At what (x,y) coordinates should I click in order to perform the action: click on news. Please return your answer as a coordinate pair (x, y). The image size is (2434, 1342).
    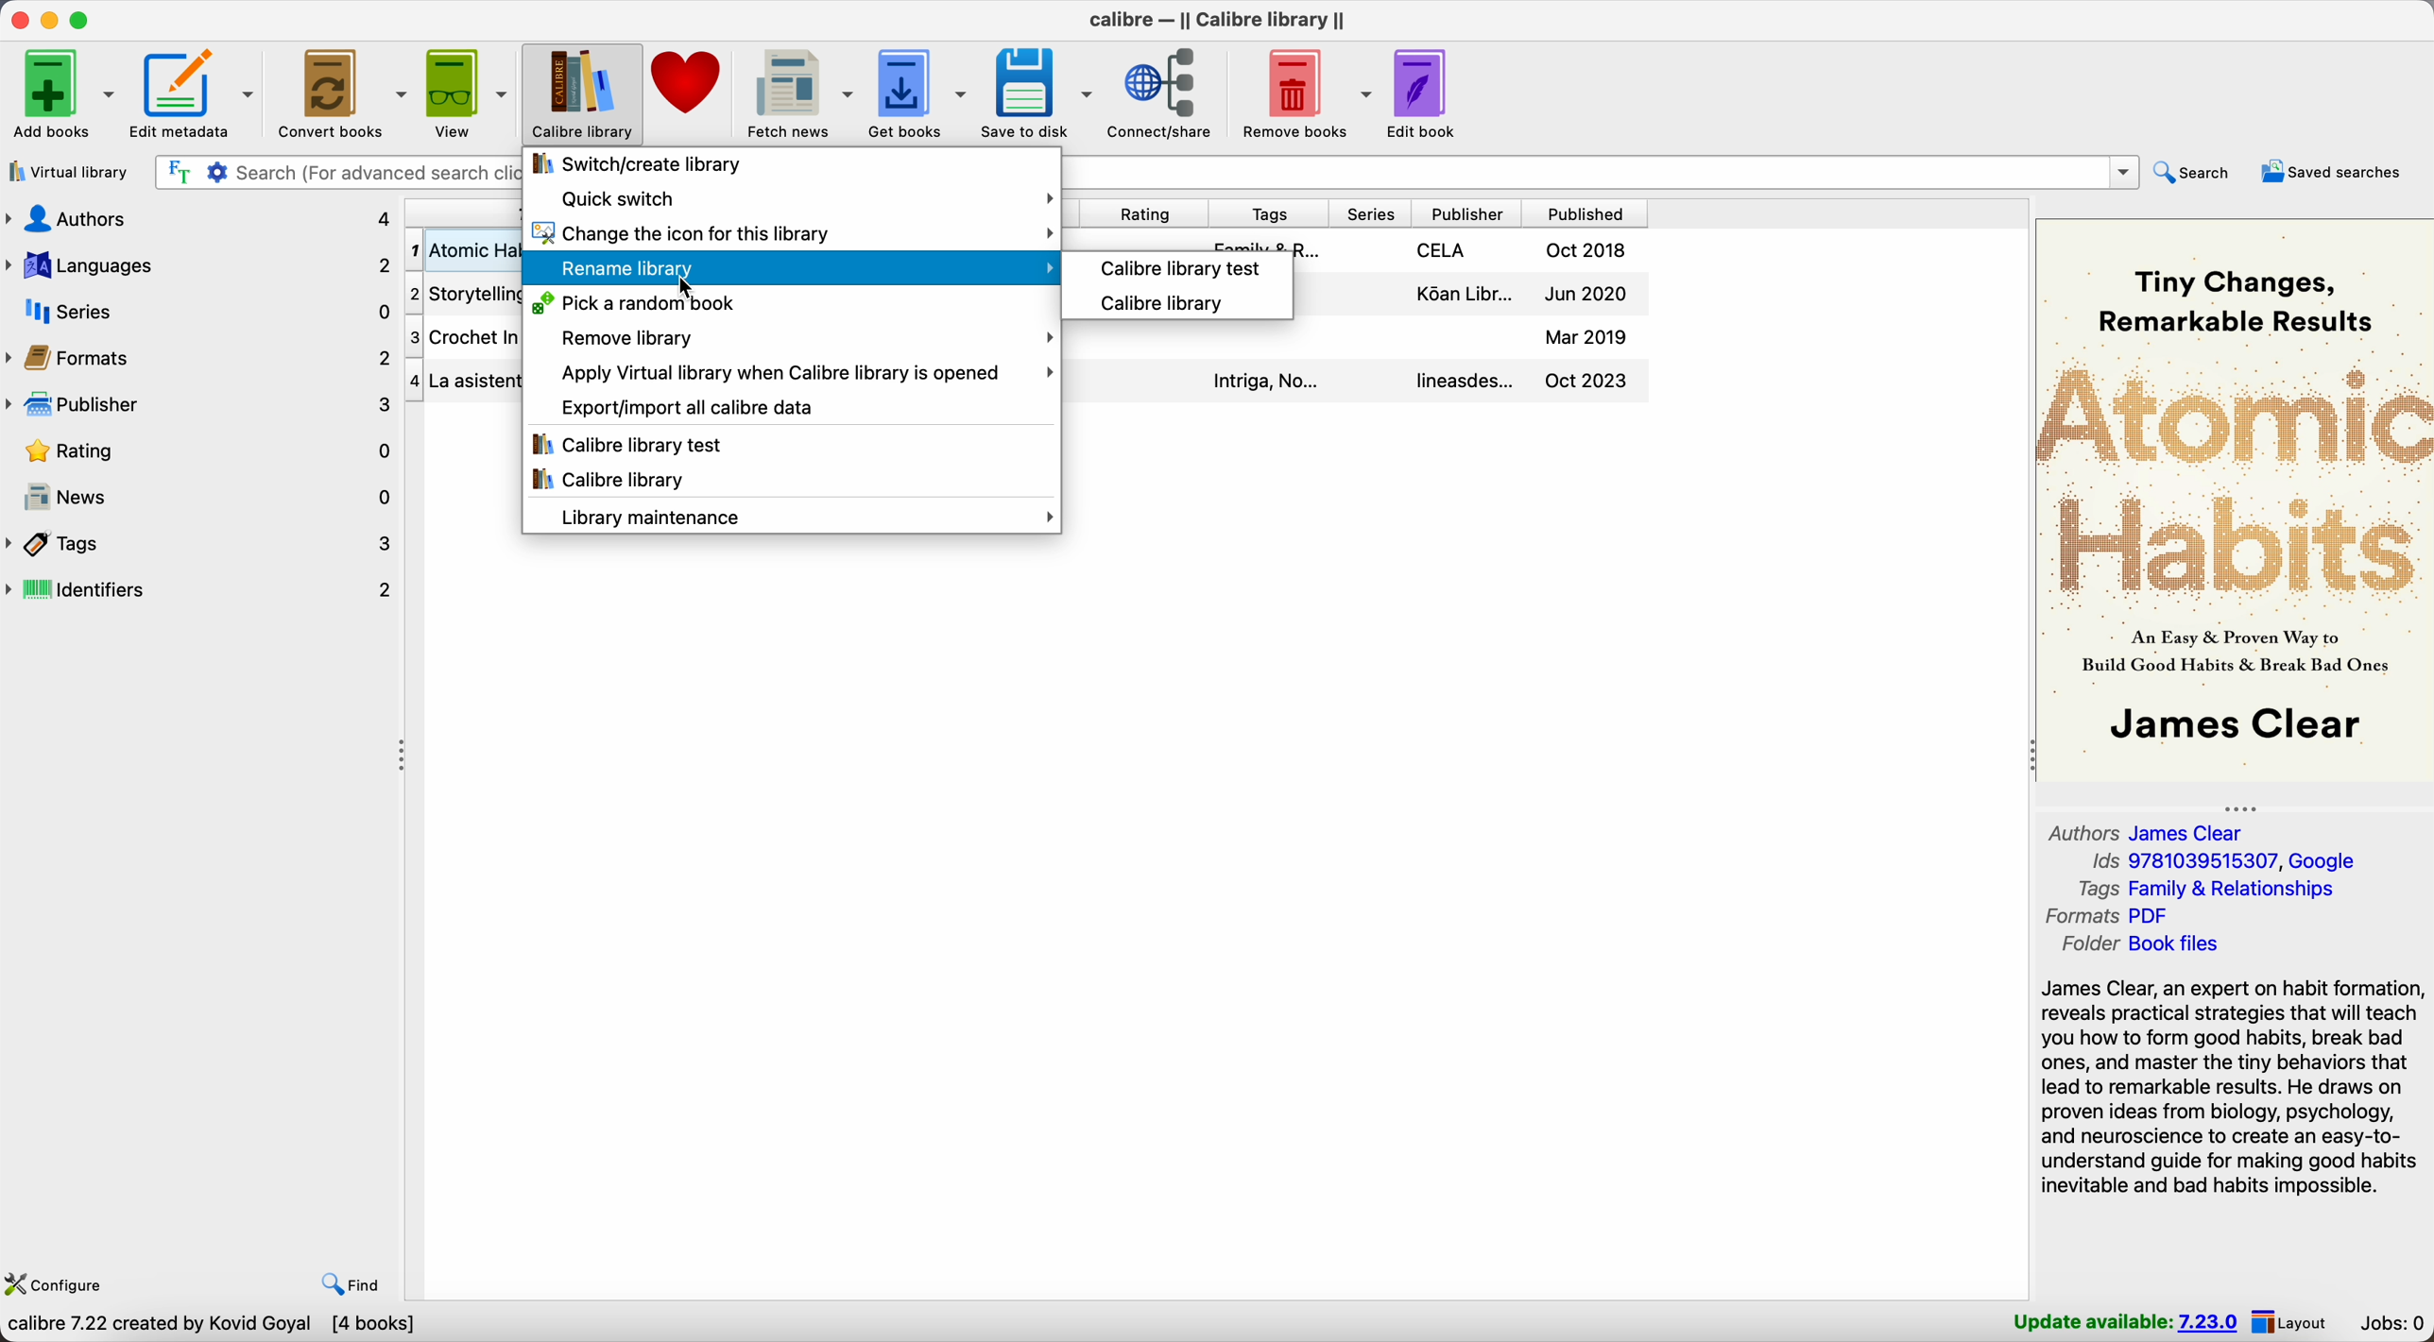
    Looking at the image, I should click on (201, 499).